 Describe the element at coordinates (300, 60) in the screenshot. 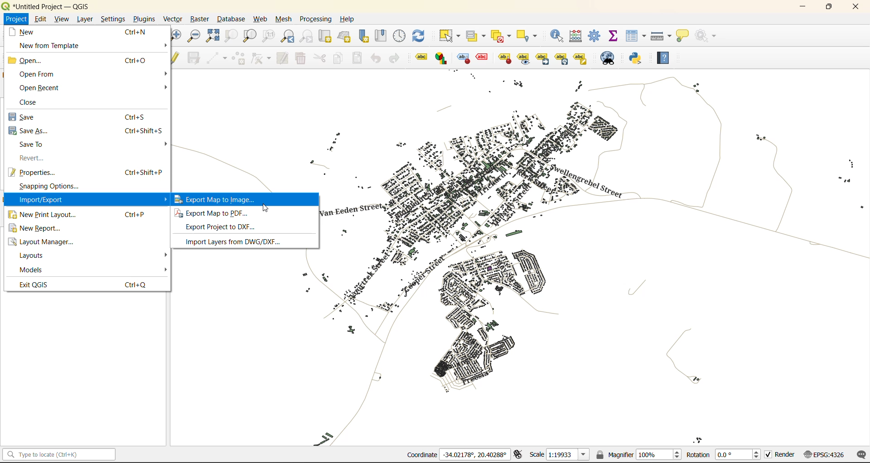

I see `delete` at that location.